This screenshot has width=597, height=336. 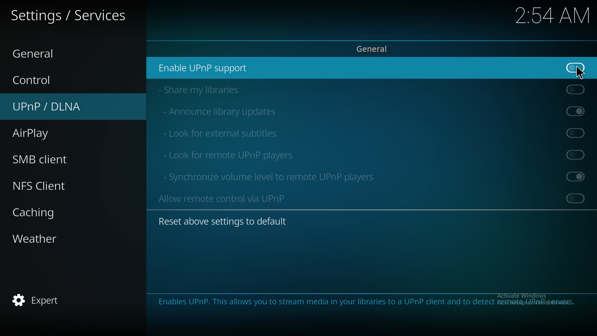 I want to click on Enable the UPnP control point. This allows you to stream media to any UPnP client and control, so click(x=318, y=305).